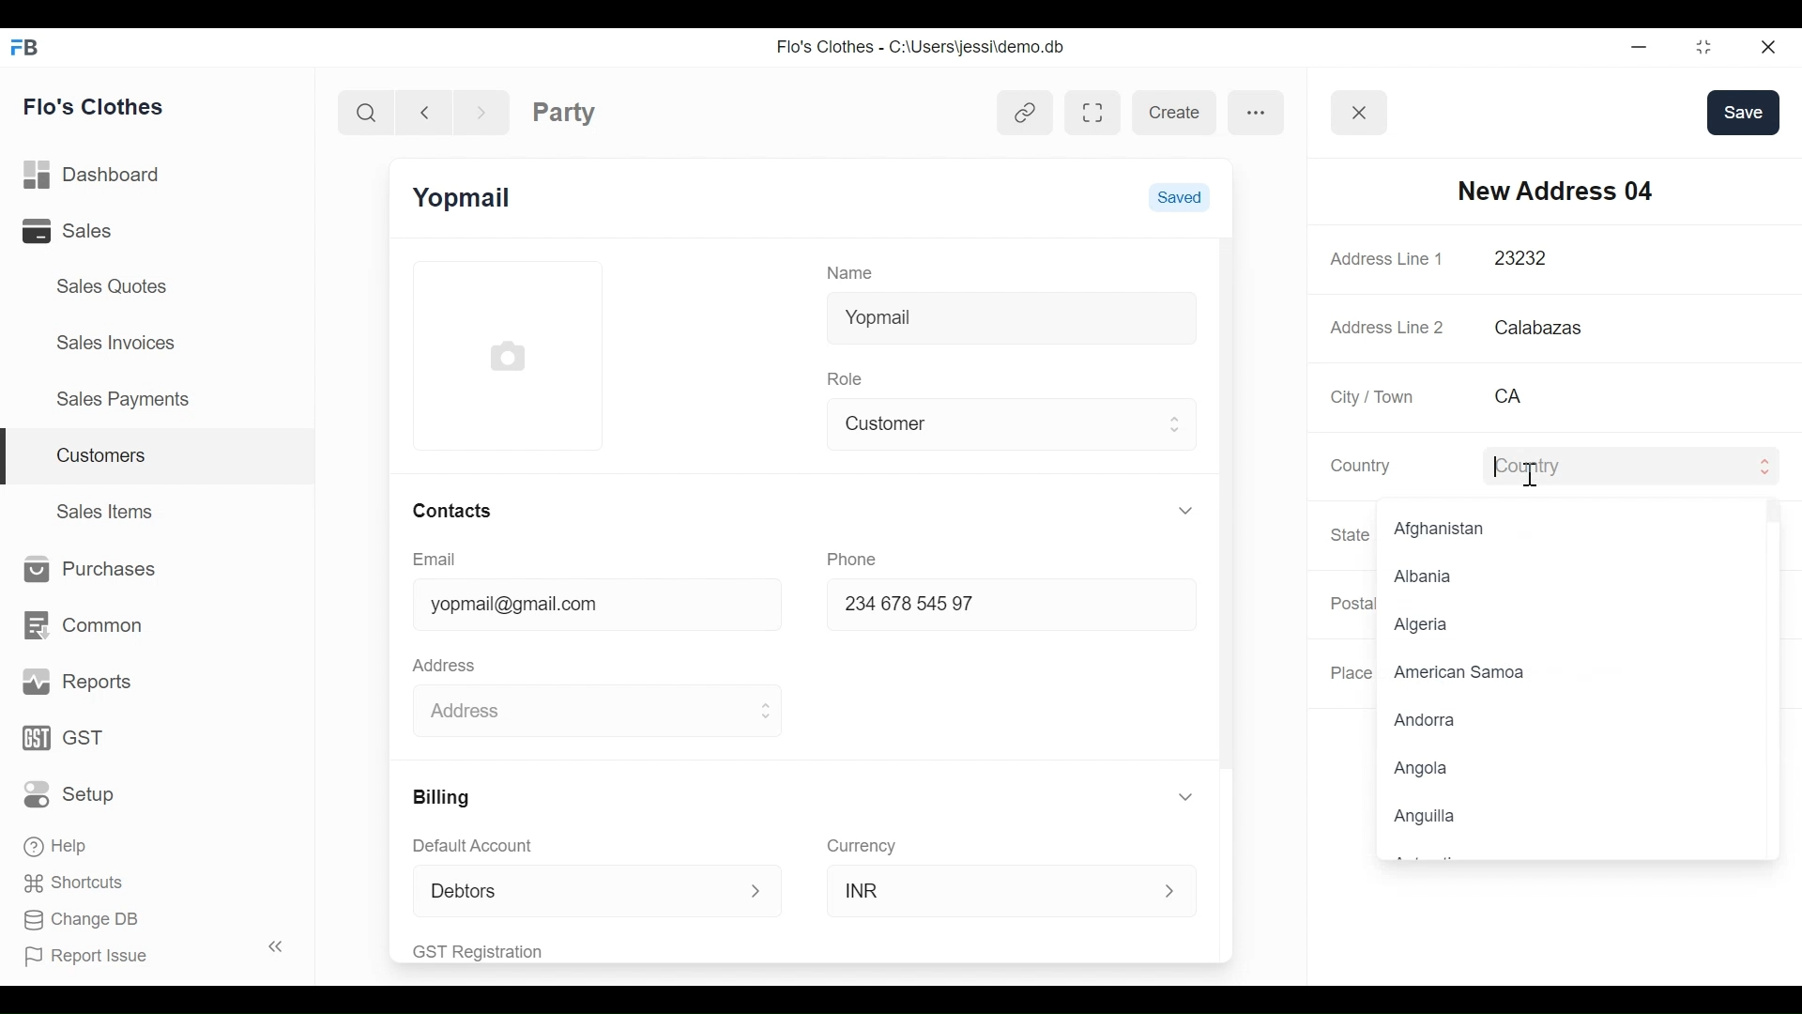 The height and width of the screenshot is (1014, 1802). I want to click on Expand, so click(764, 712).